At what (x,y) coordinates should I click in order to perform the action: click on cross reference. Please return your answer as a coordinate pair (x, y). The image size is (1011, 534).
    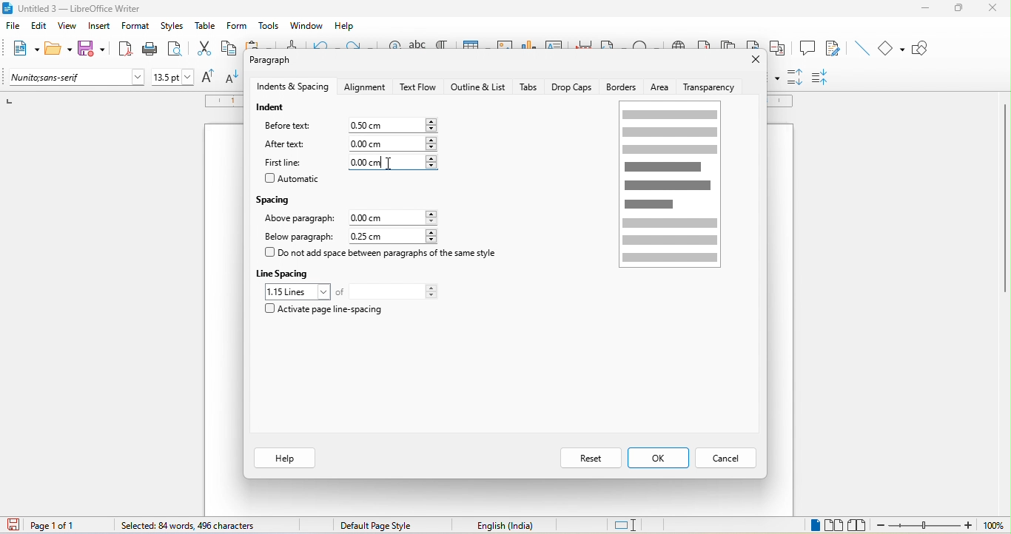
    Looking at the image, I should click on (781, 48).